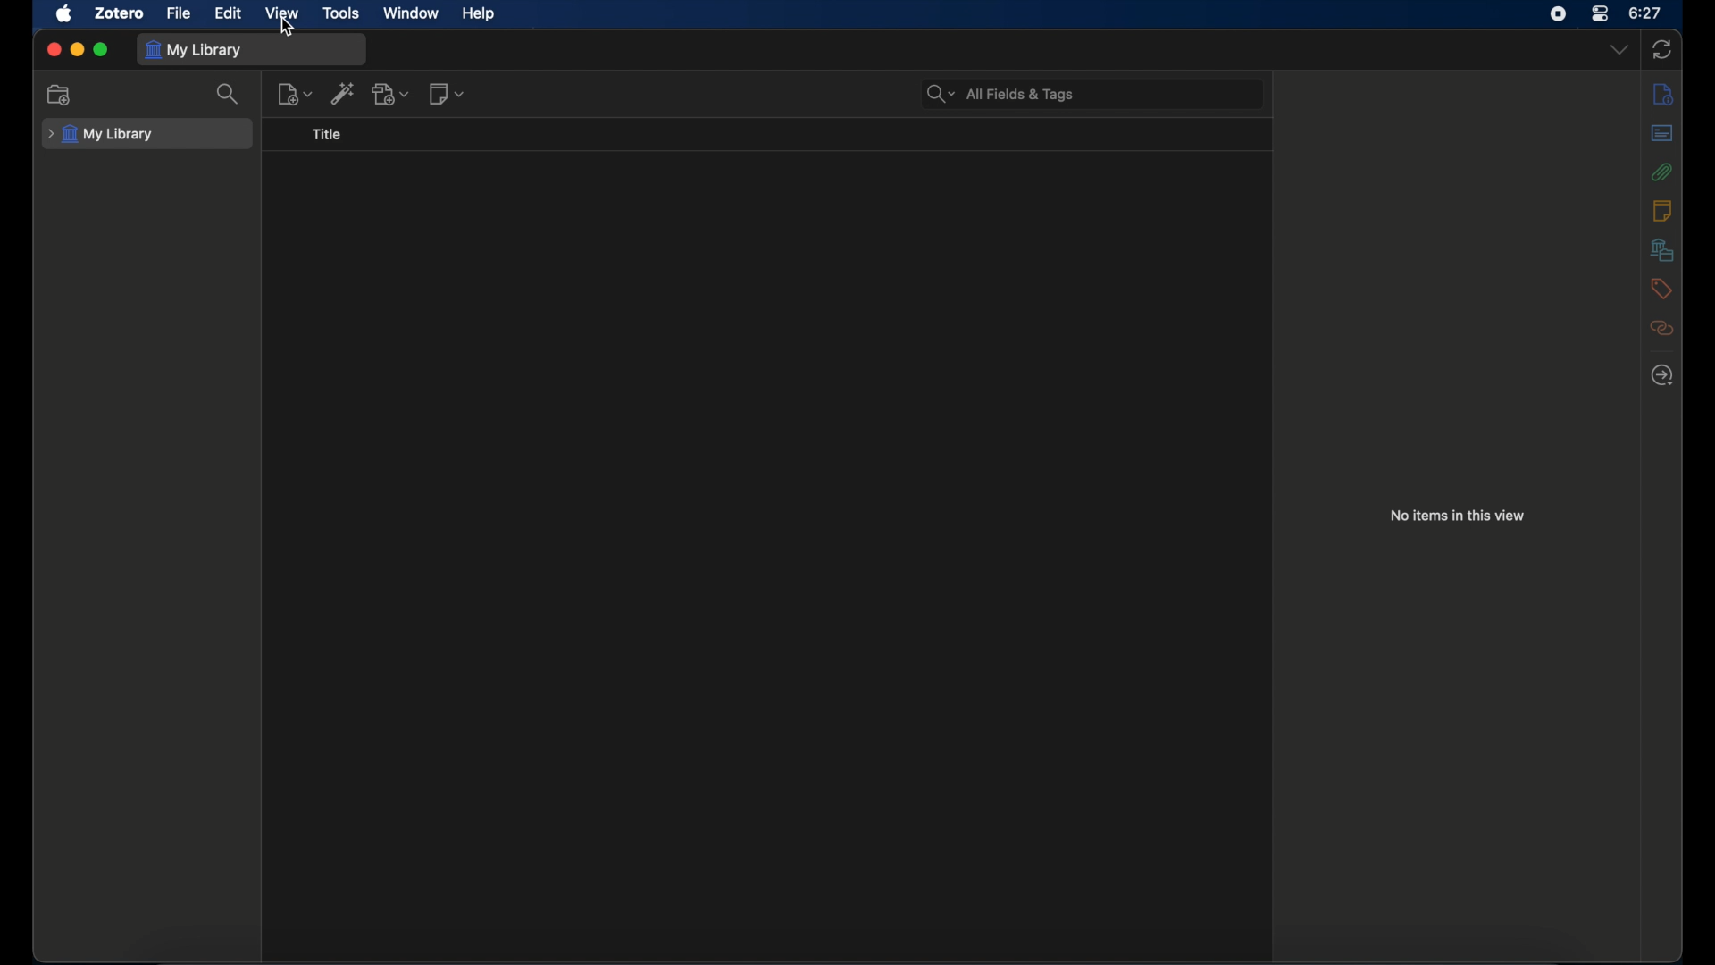 The height and width of the screenshot is (965, 1715). Describe the element at coordinates (101, 134) in the screenshot. I see `my library` at that location.